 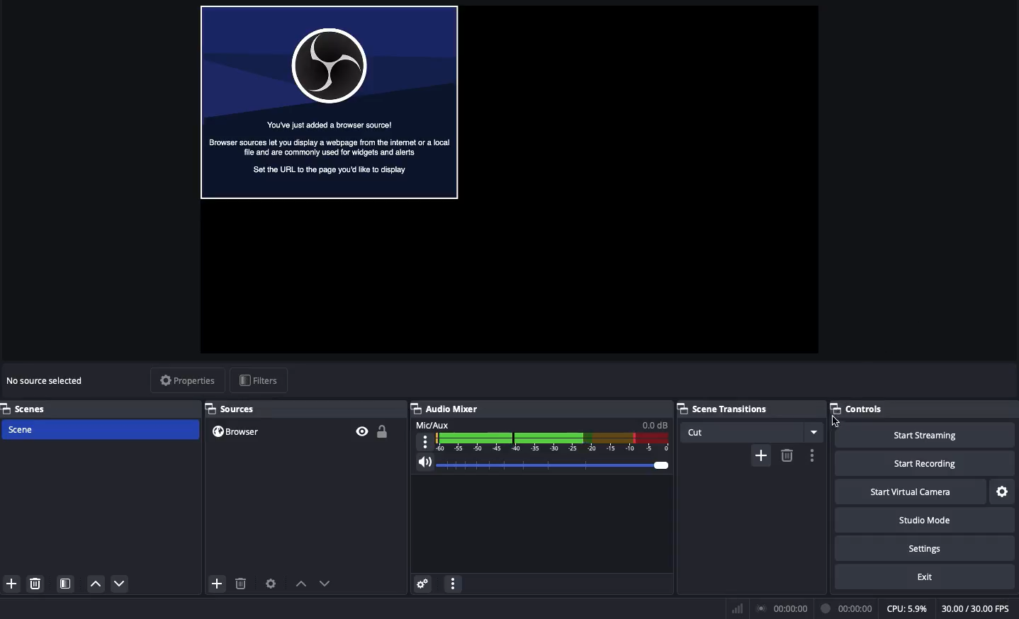 What do you see at coordinates (238, 432) in the screenshot?
I see `Browser` at bounding box center [238, 432].